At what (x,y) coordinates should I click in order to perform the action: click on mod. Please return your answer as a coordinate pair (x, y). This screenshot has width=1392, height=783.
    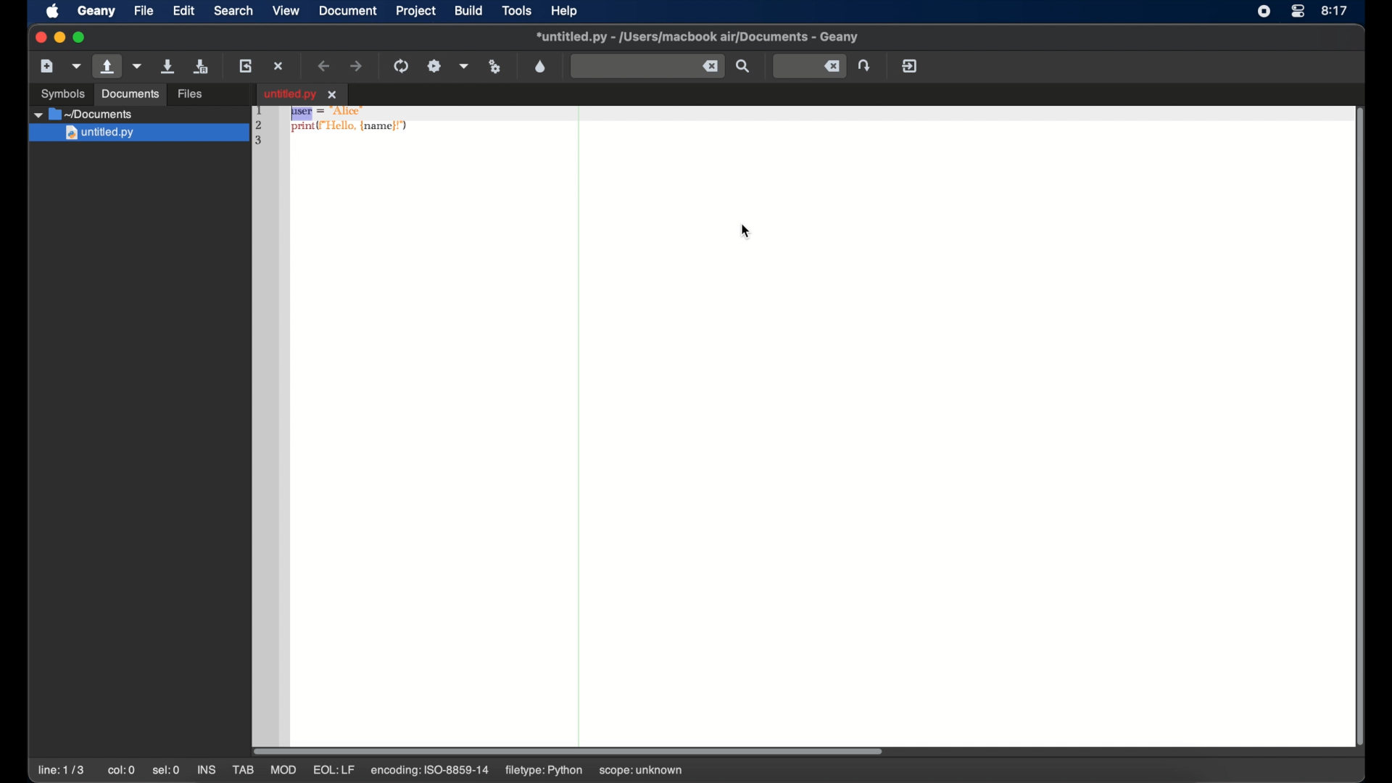
    Looking at the image, I should click on (282, 770).